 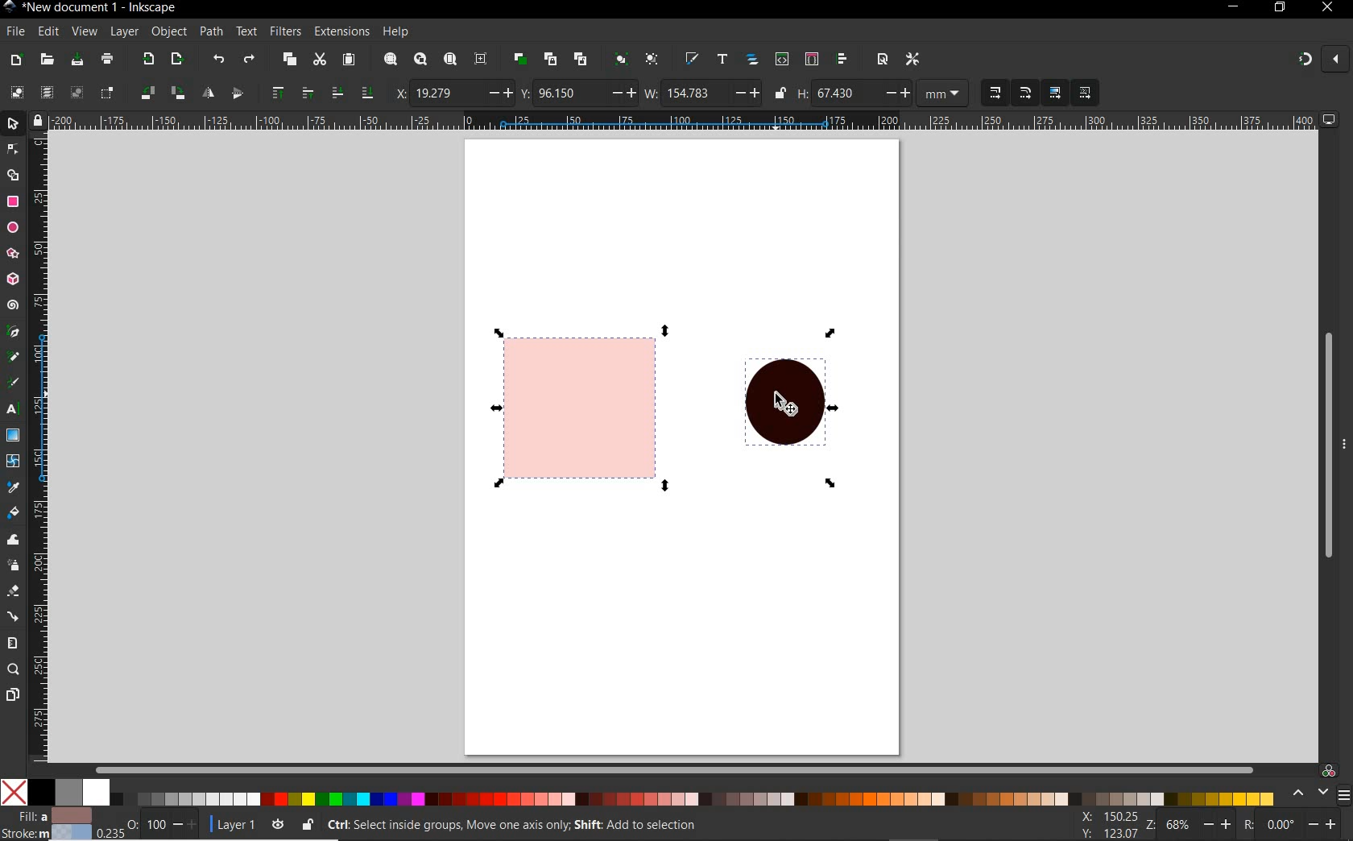 I want to click on minimize, so click(x=1235, y=6).